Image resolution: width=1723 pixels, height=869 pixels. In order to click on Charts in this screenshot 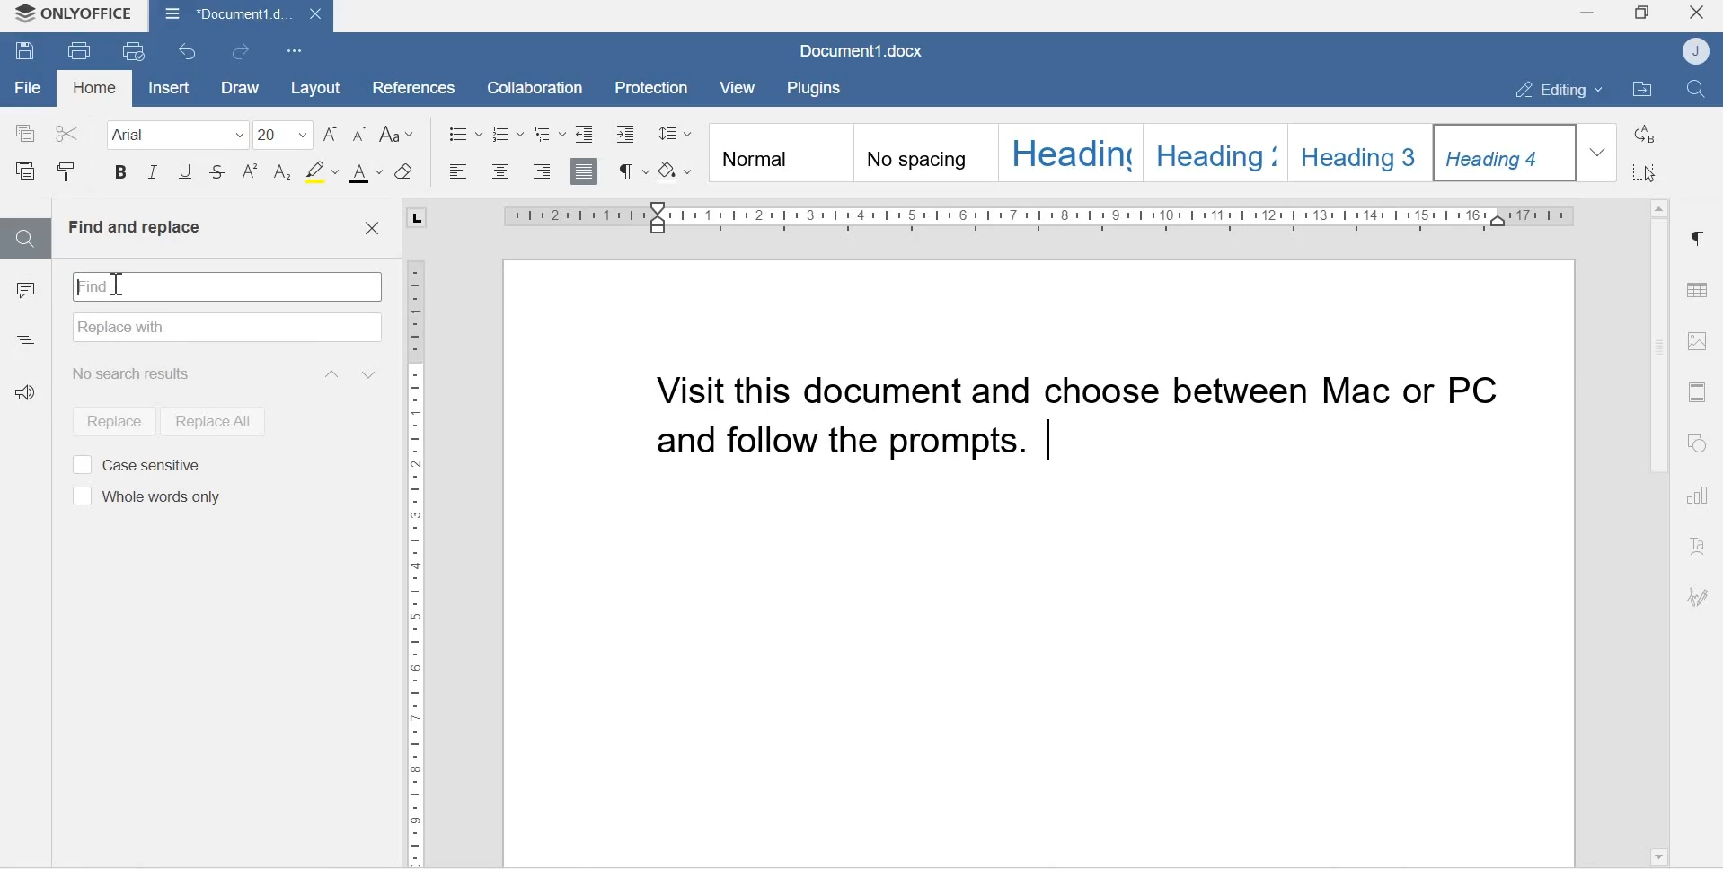, I will do `click(1700, 497)`.